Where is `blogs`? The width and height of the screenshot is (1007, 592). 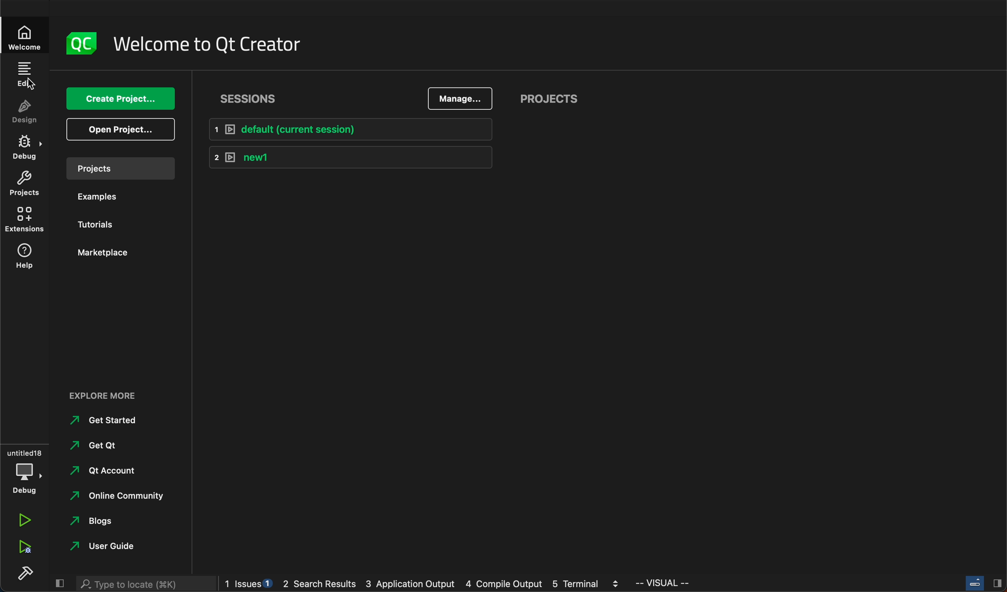 blogs is located at coordinates (105, 520).